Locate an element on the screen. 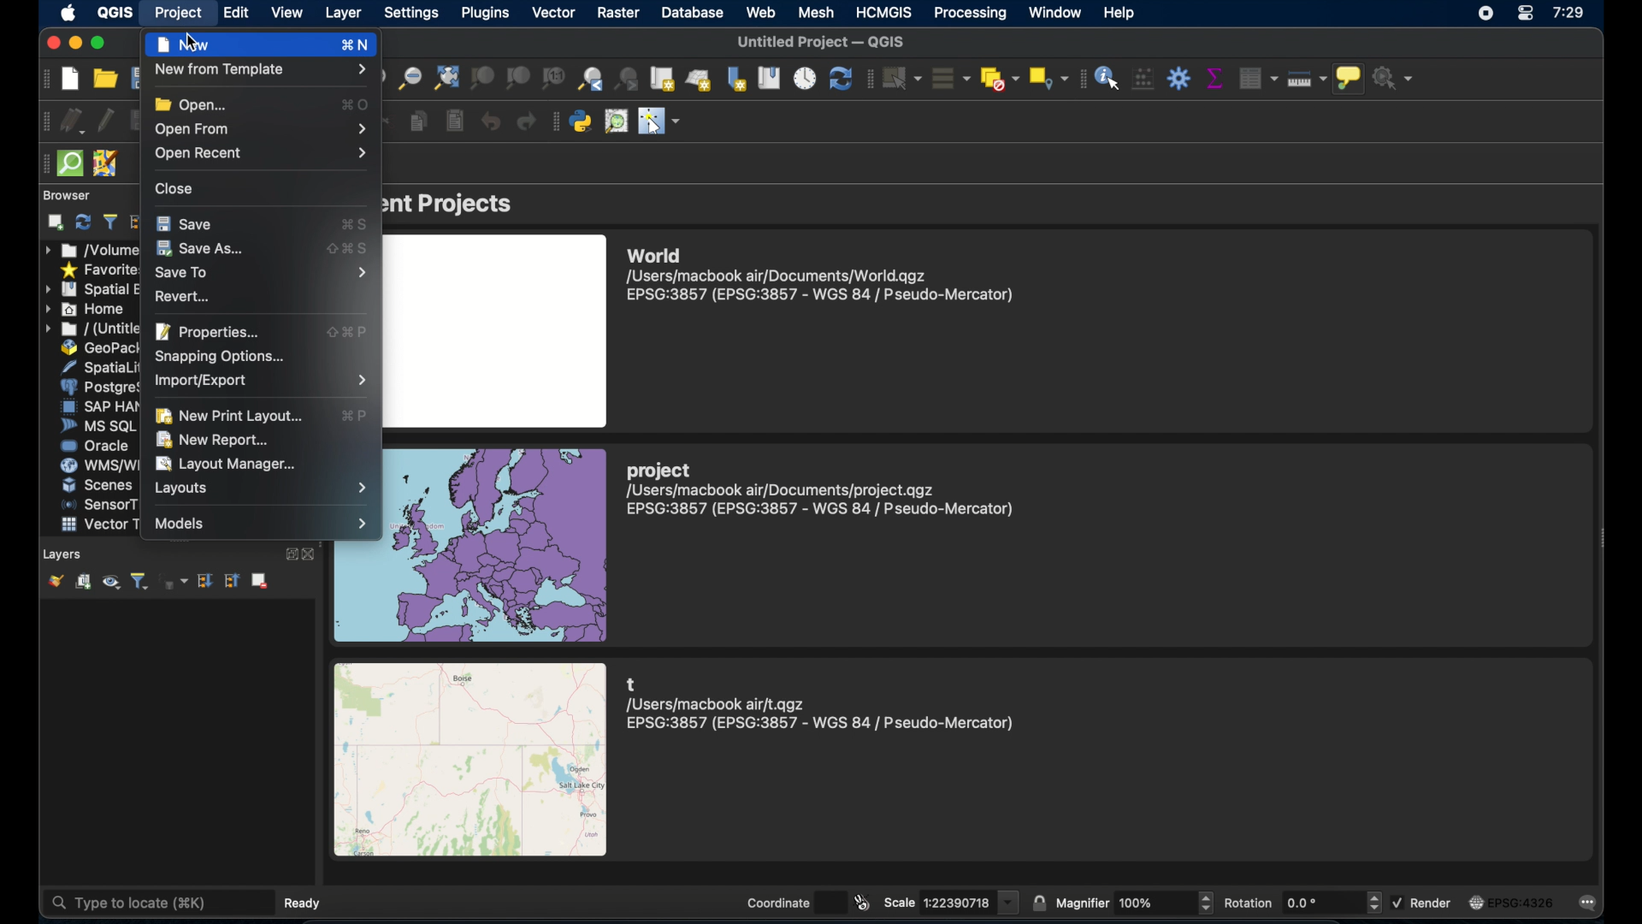  icon is located at coordinates (69, 446).